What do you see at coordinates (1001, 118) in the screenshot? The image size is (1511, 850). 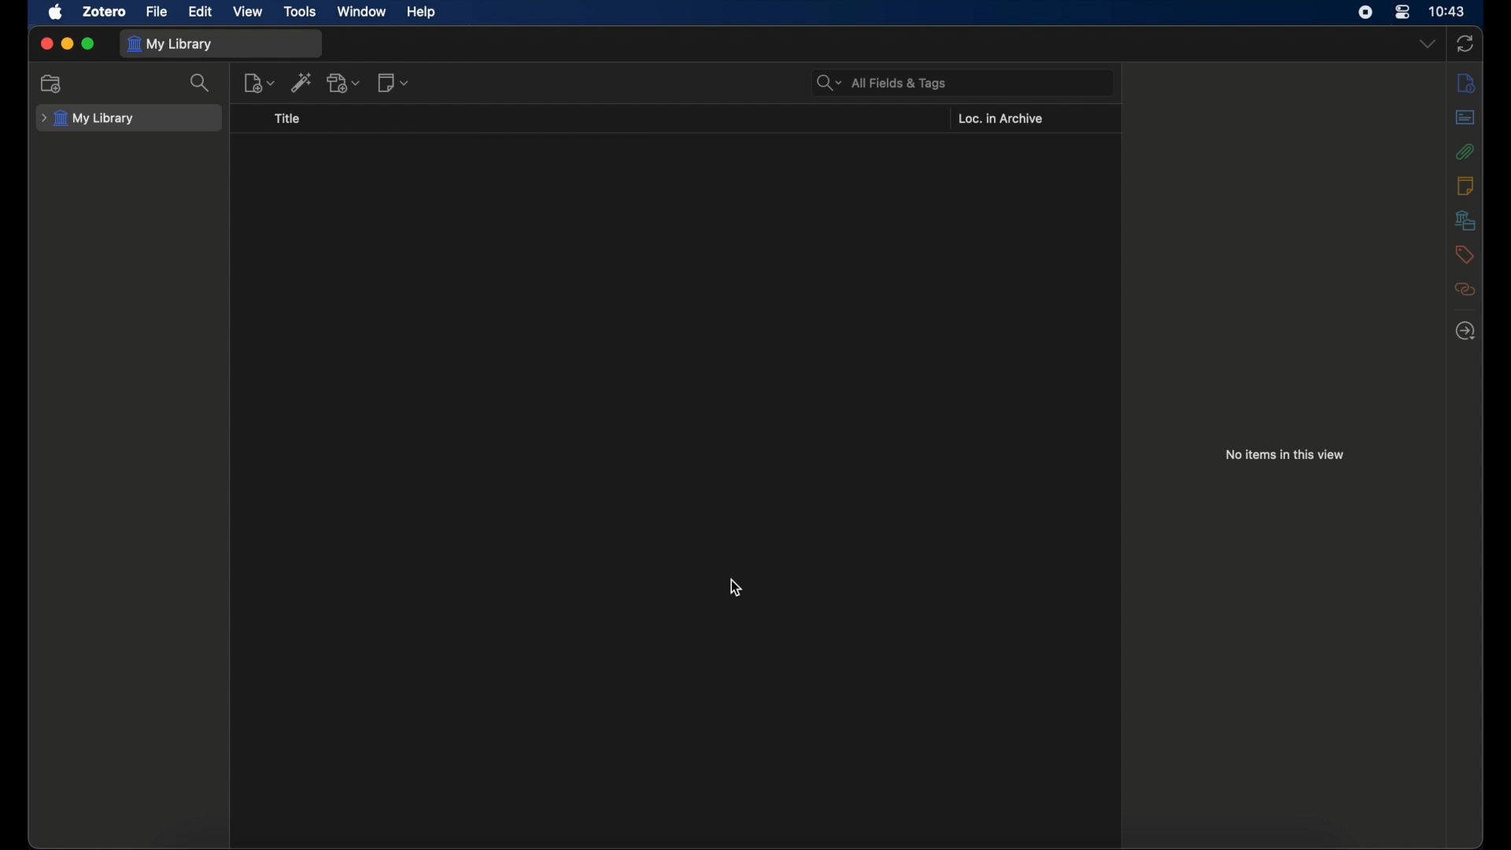 I see `loc. in archive` at bounding box center [1001, 118].